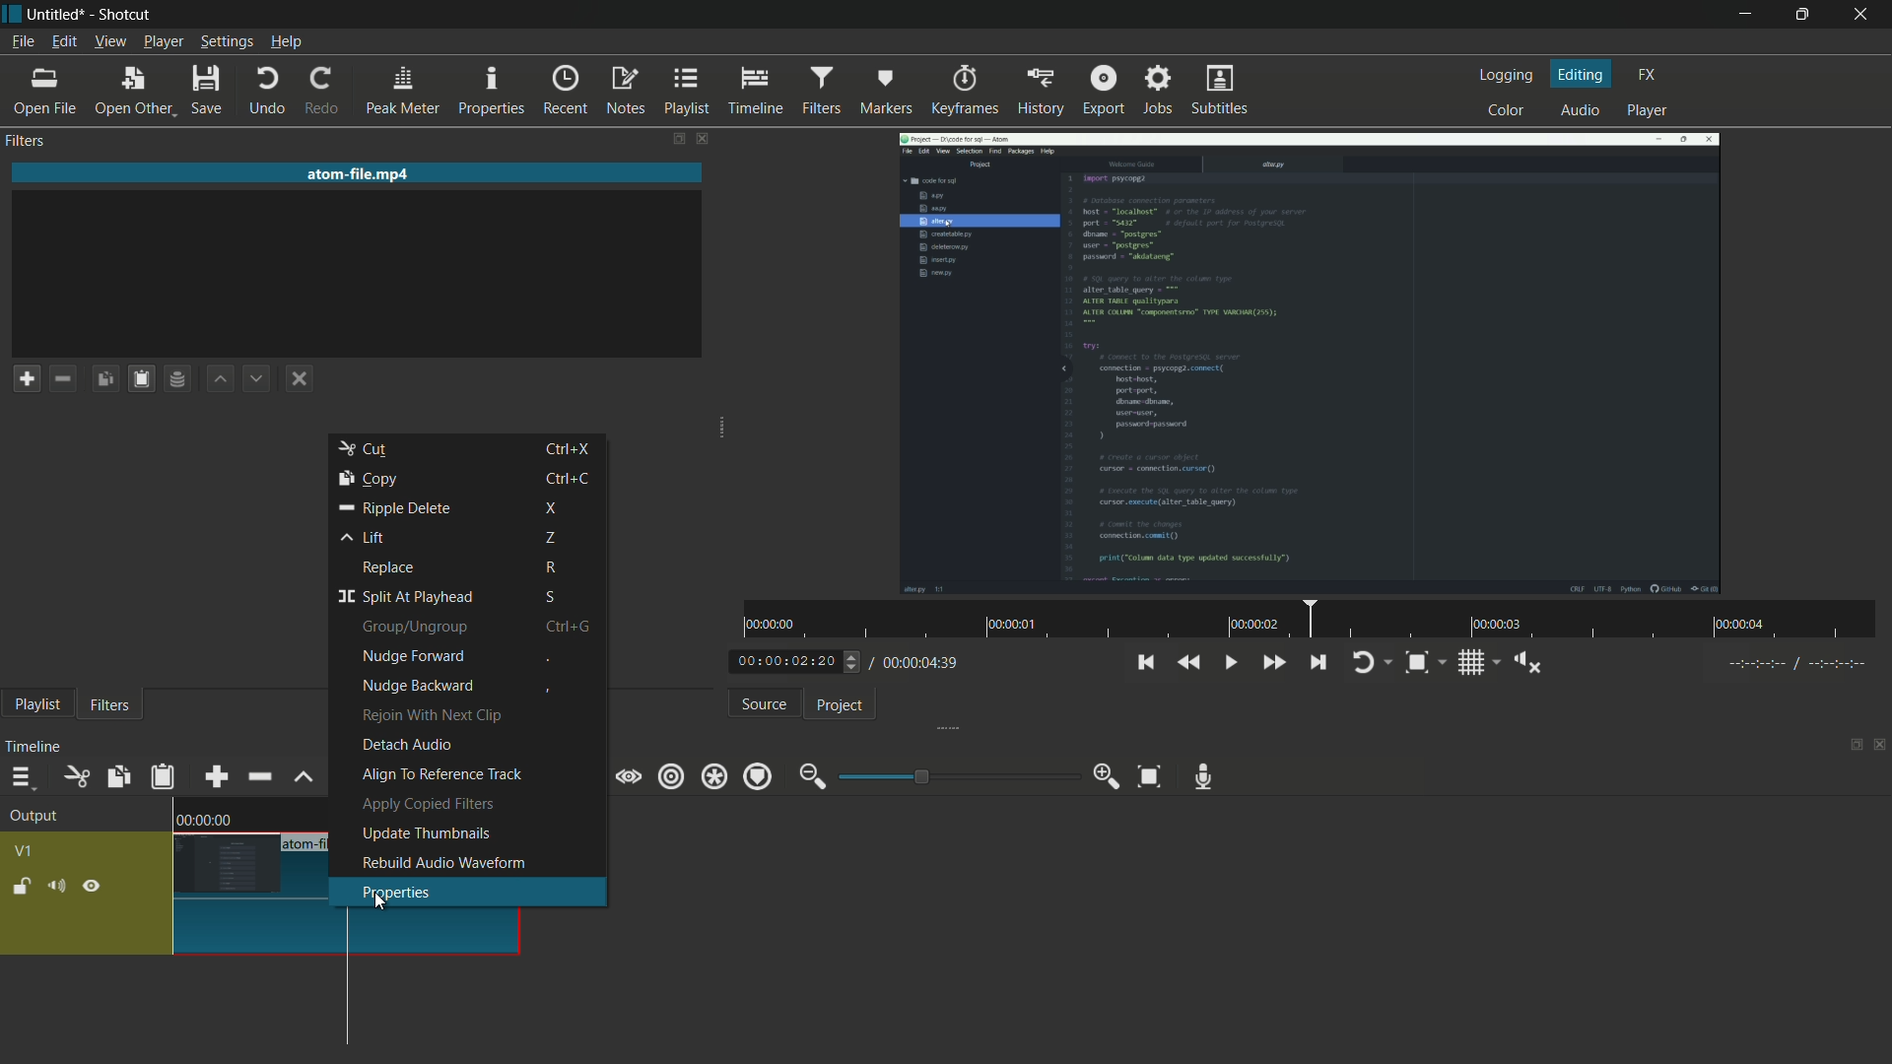 The height and width of the screenshot is (1064, 1892). What do you see at coordinates (1880, 748) in the screenshot?
I see `close timeline` at bounding box center [1880, 748].